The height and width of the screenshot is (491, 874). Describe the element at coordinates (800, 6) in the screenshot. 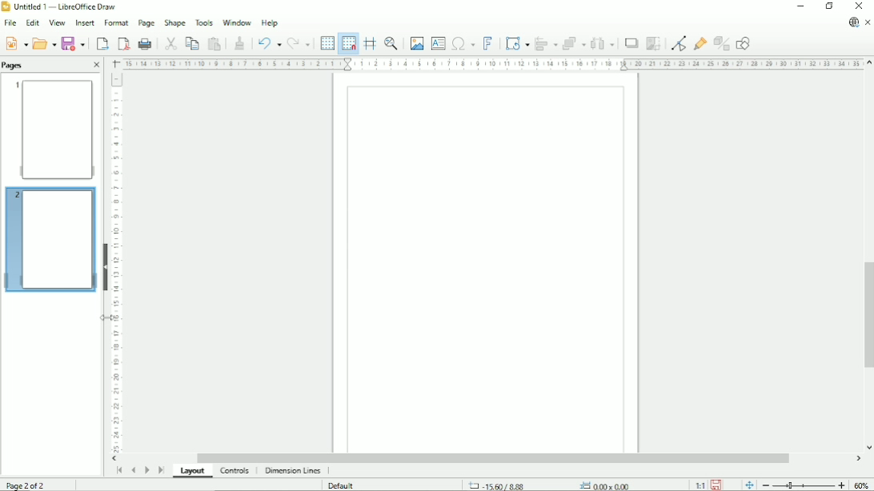

I see `Minimize` at that location.